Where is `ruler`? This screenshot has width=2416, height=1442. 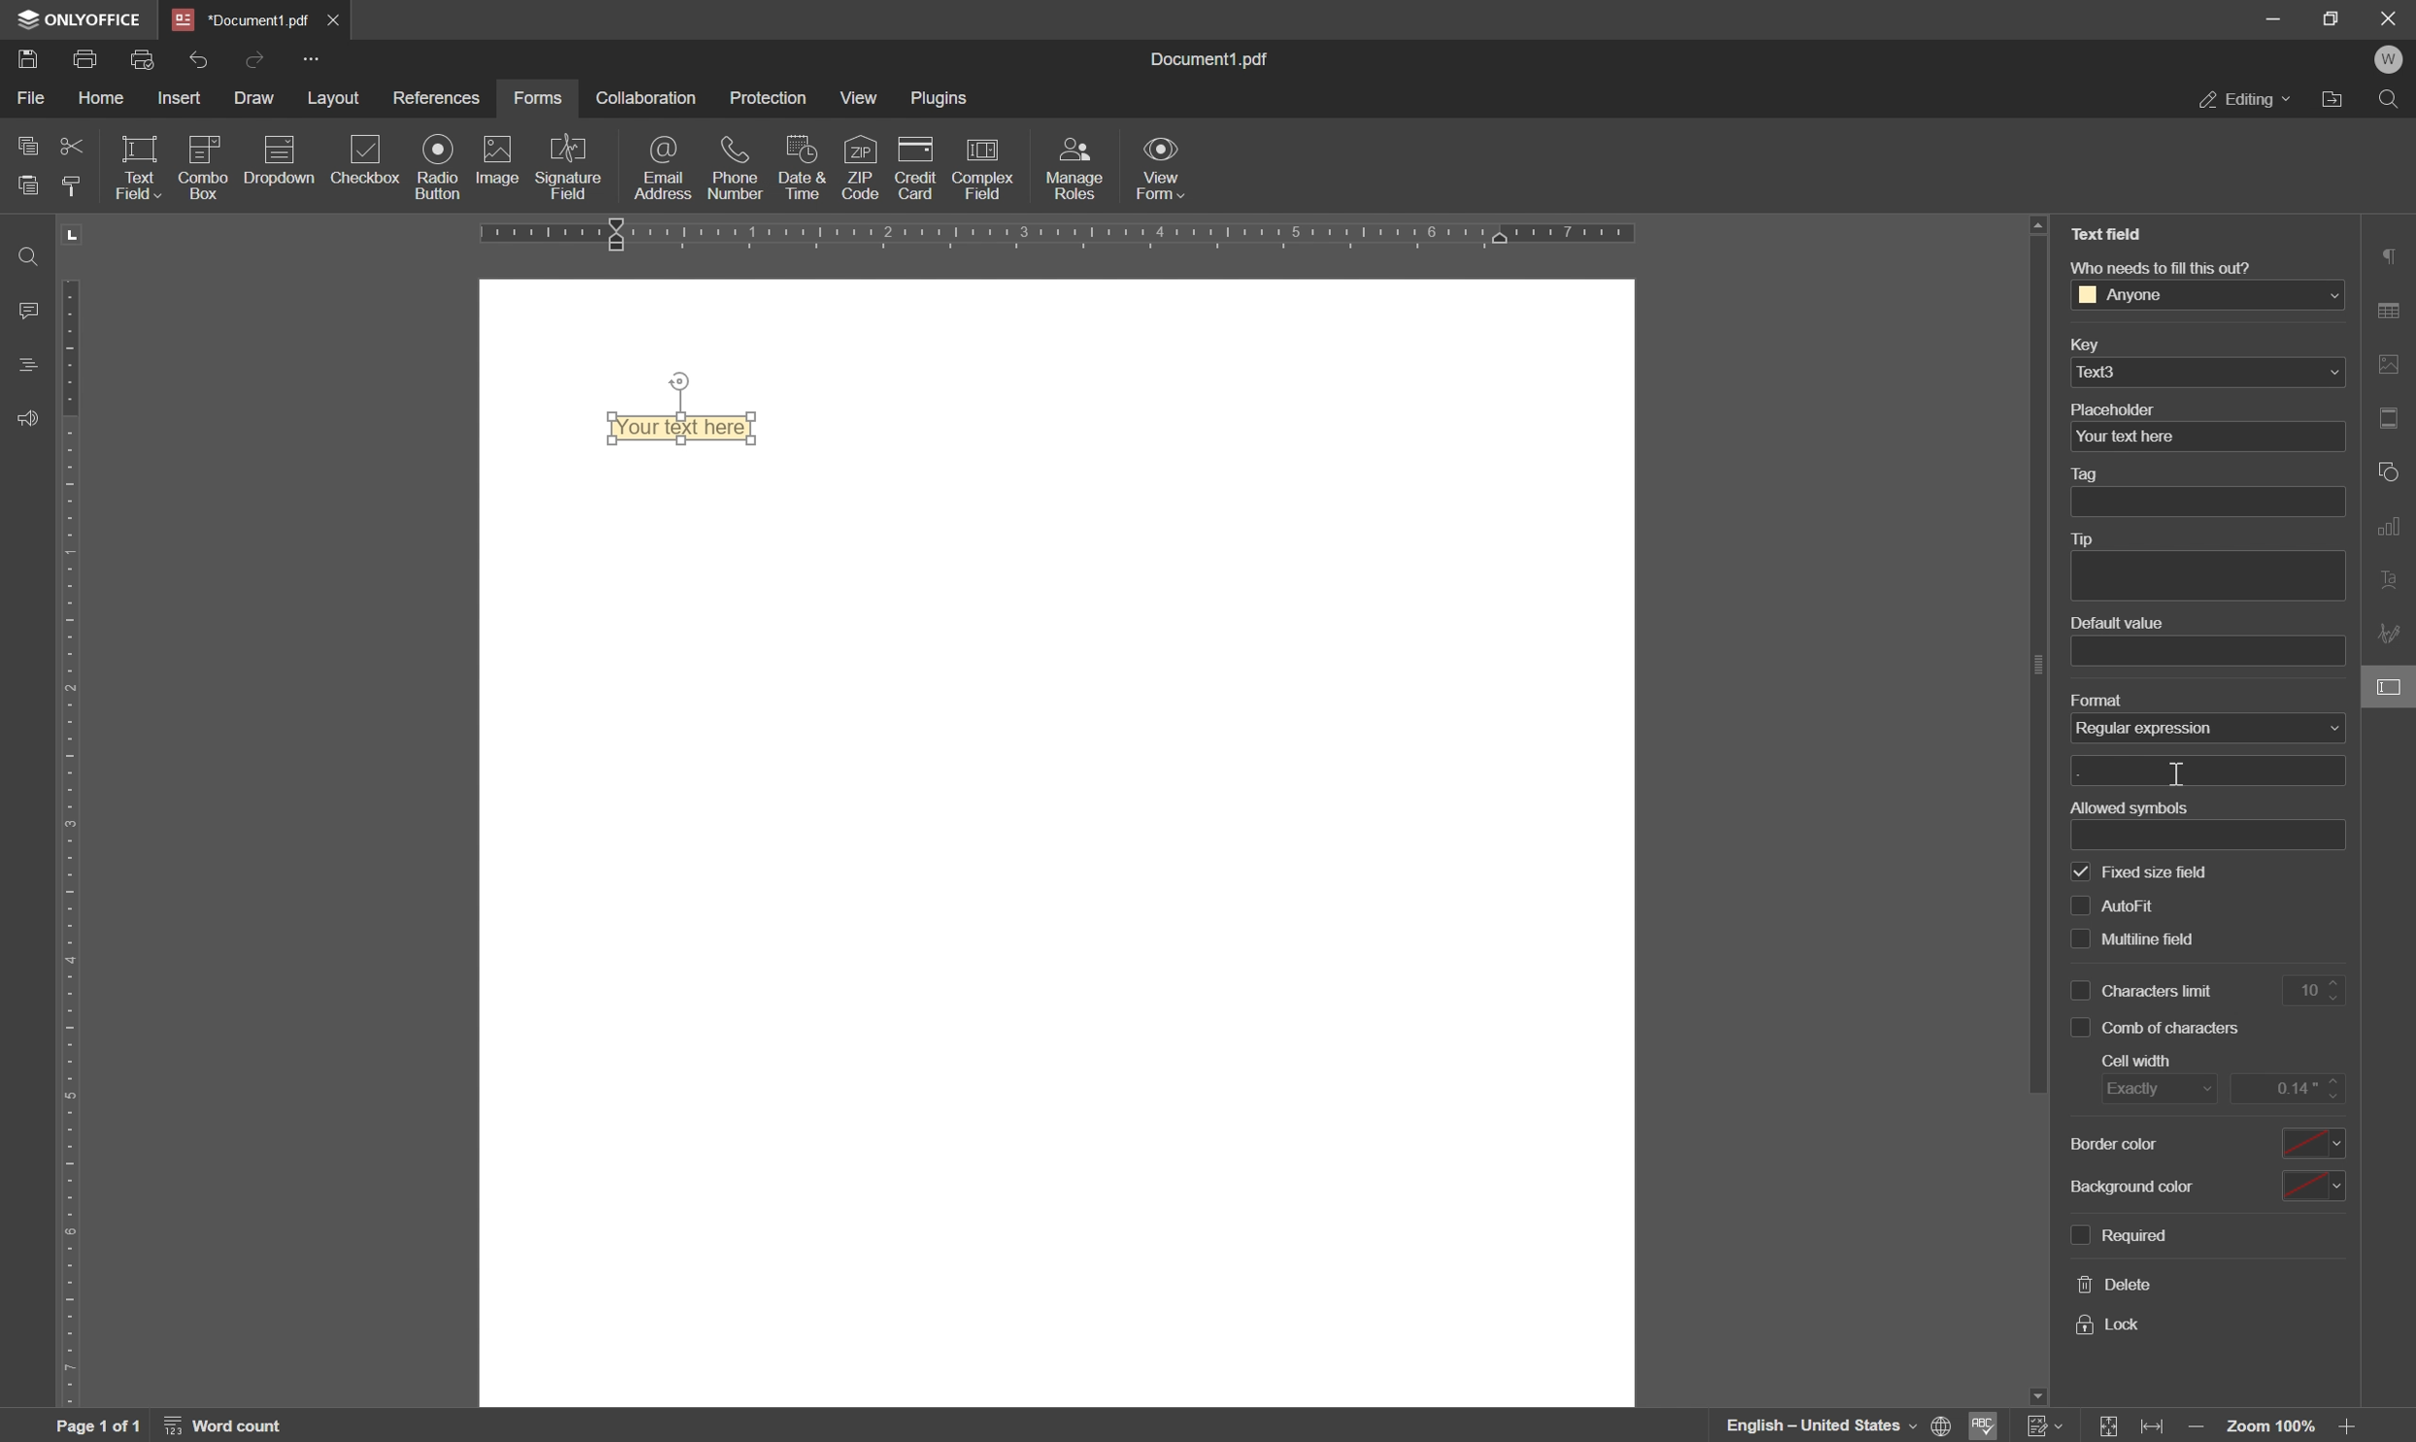
ruler is located at coordinates (77, 813).